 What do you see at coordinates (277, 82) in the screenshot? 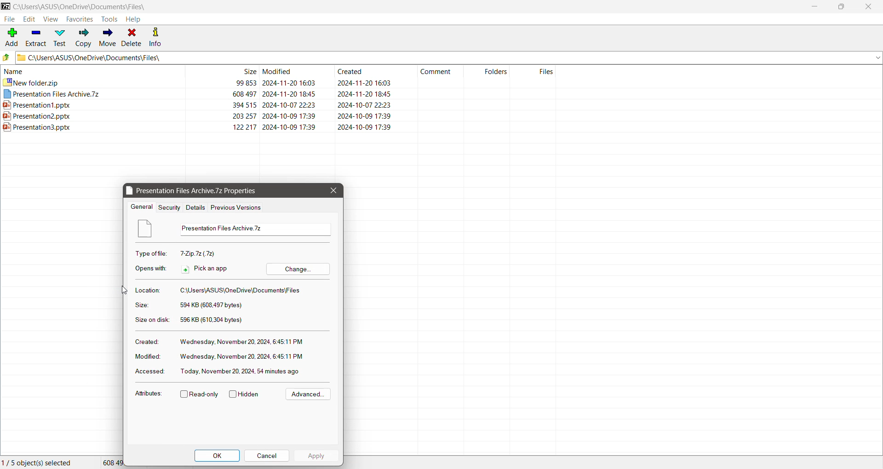
I see `new folder` at bounding box center [277, 82].